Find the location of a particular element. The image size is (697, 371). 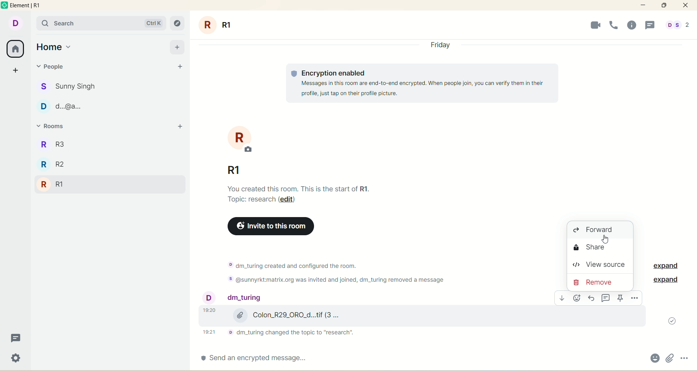

reply is located at coordinates (592, 298).